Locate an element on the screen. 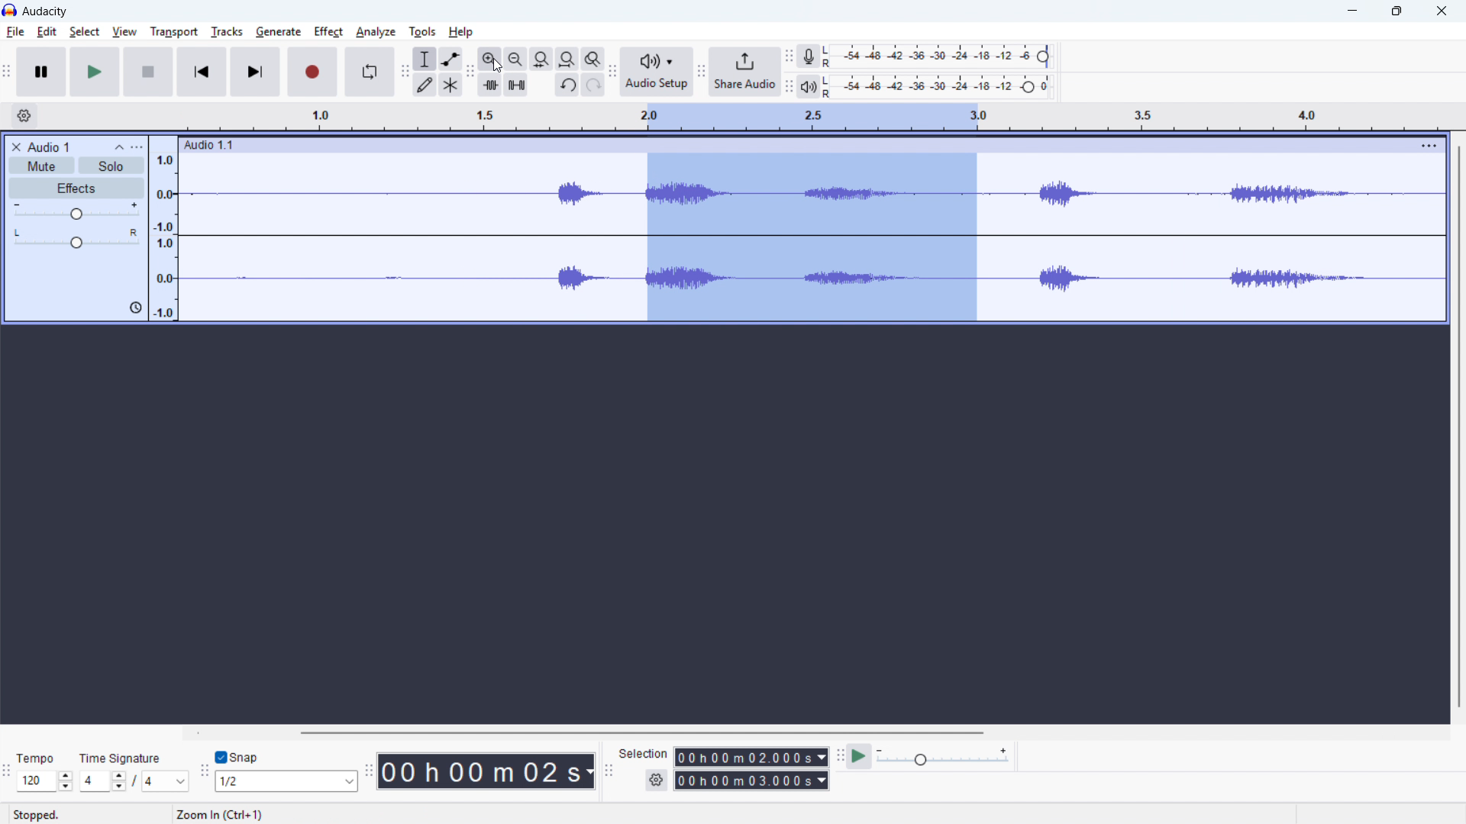 The height and width of the screenshot is (824, 1466). Fit project to width is located at coordinates (567, 59).